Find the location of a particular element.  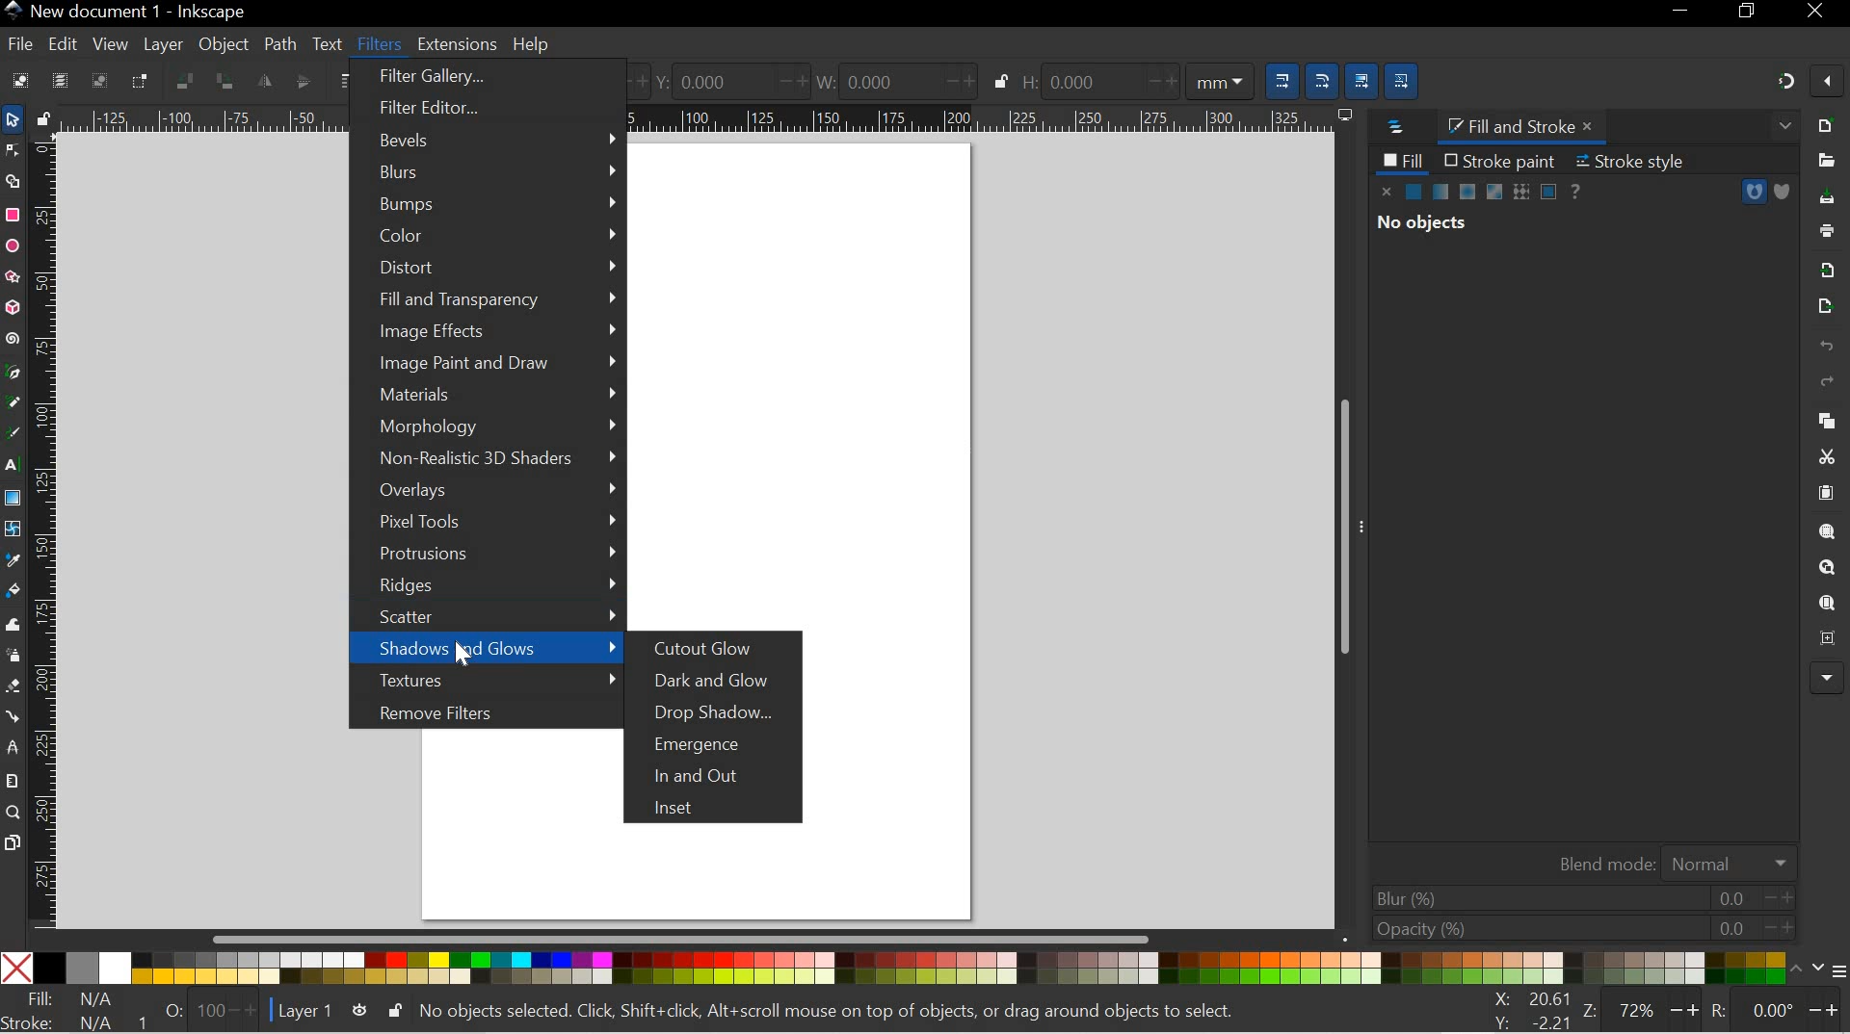

COPY is located at coordinates (1823, 418).